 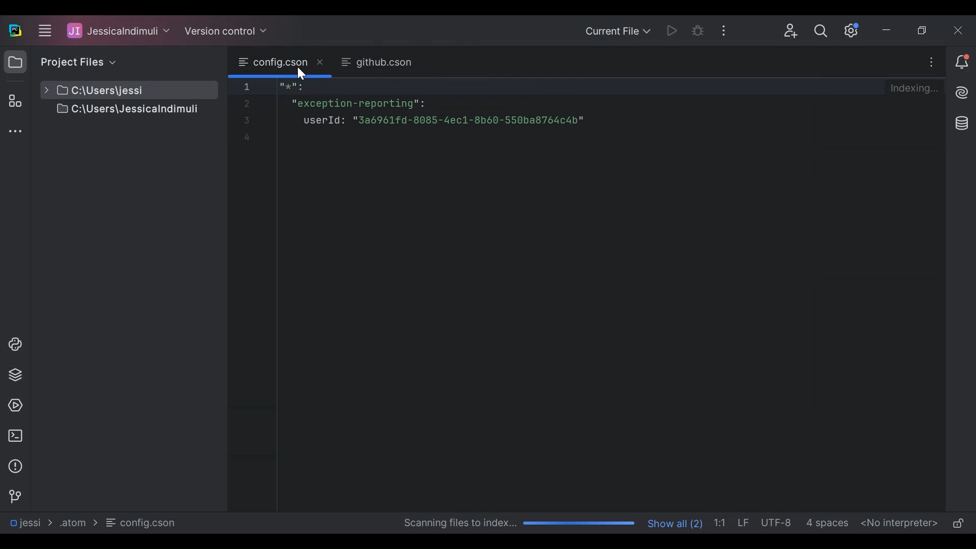 What do you see at coordinates (778, 523) in the screenshot?
I see `File Encoding` at bounding box center [778, 523].